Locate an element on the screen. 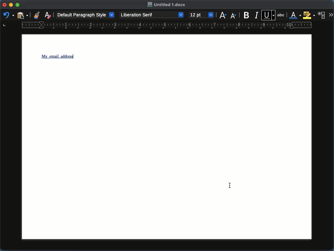 This screenshot has width=334, height=251. Default paragraph style is located at coordinates (85, 14).